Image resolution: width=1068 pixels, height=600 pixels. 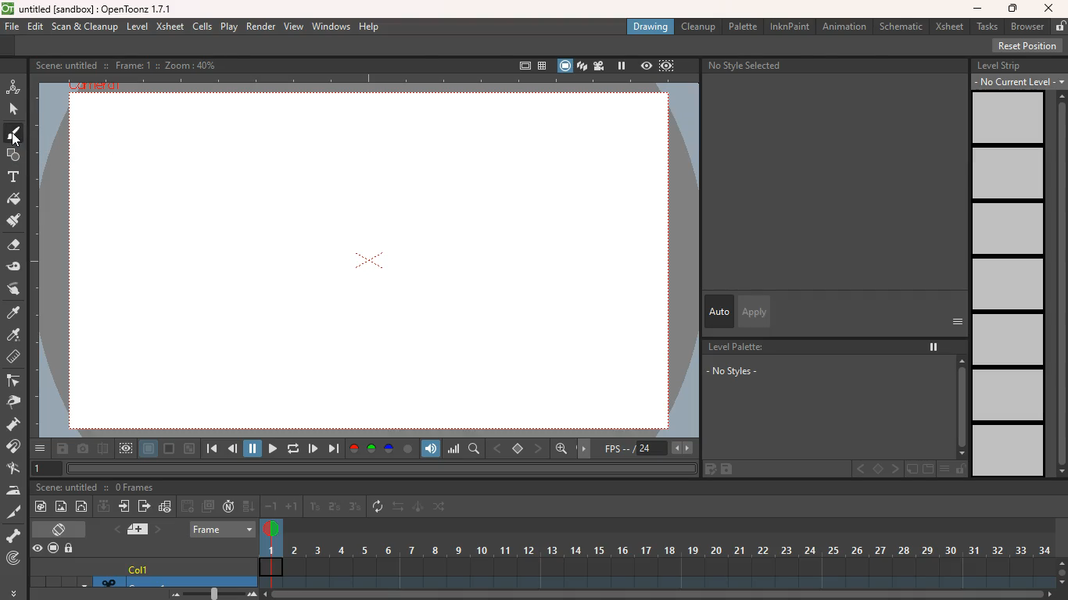 I want to click on fps, so click(x=647, y=448).